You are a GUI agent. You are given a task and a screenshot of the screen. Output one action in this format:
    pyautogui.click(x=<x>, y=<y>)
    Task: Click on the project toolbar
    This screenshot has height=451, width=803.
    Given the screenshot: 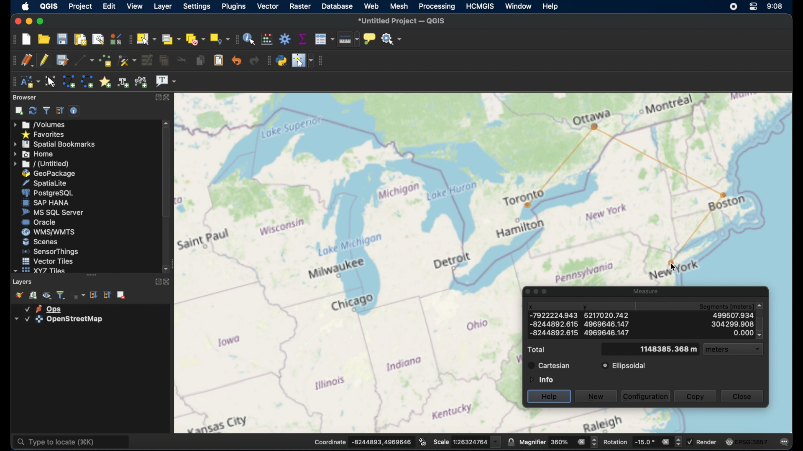 What is the action you would take?
    pyautogui.click(x=11, y=39)
    